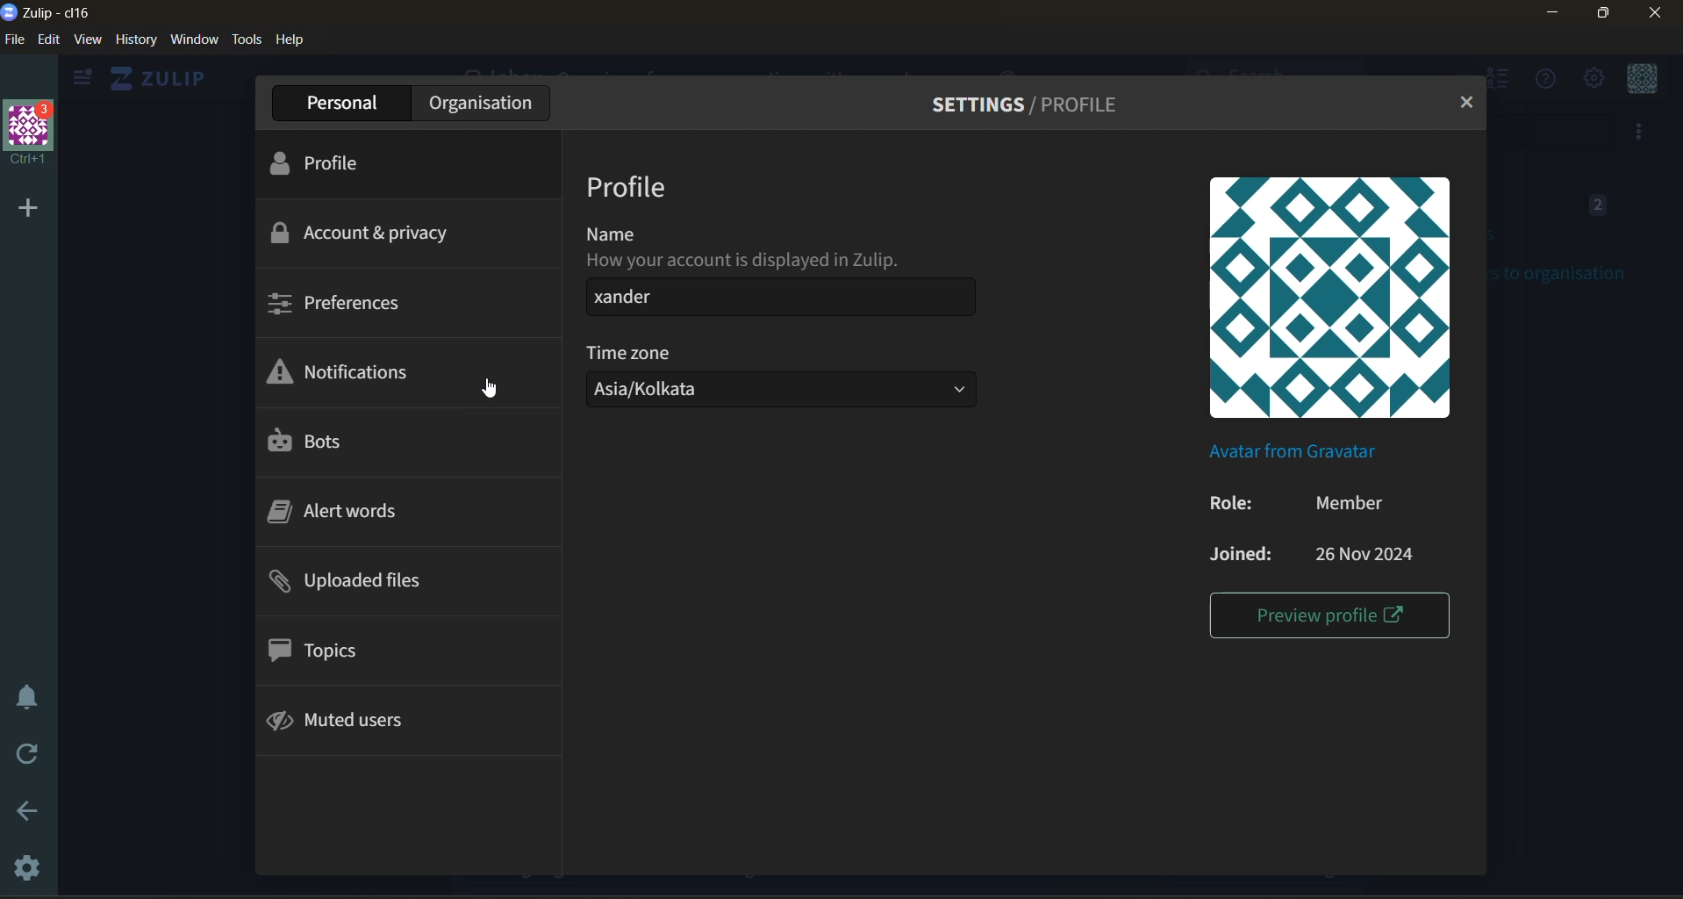 This screenshot has width=1683, height=899. What do you see at coordinates (333, 166) in the screenshot?
I see `profile` at bounding box center [333, 166].